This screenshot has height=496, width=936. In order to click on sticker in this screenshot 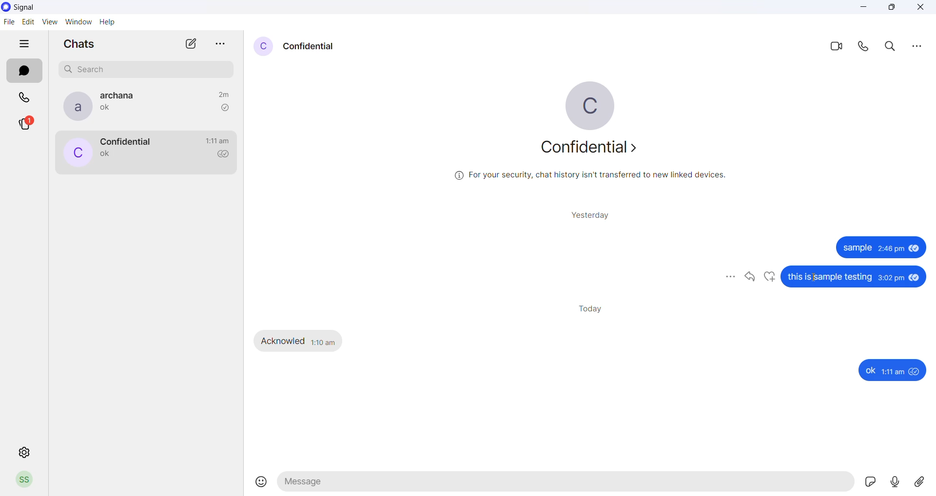, I will do `click(873, 483)`.